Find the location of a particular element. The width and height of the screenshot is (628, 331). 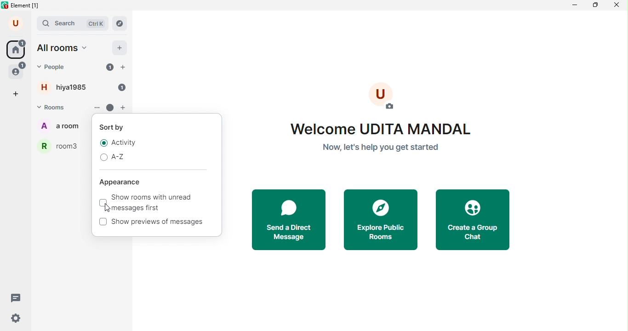

add is located at coordinates (120, 48).